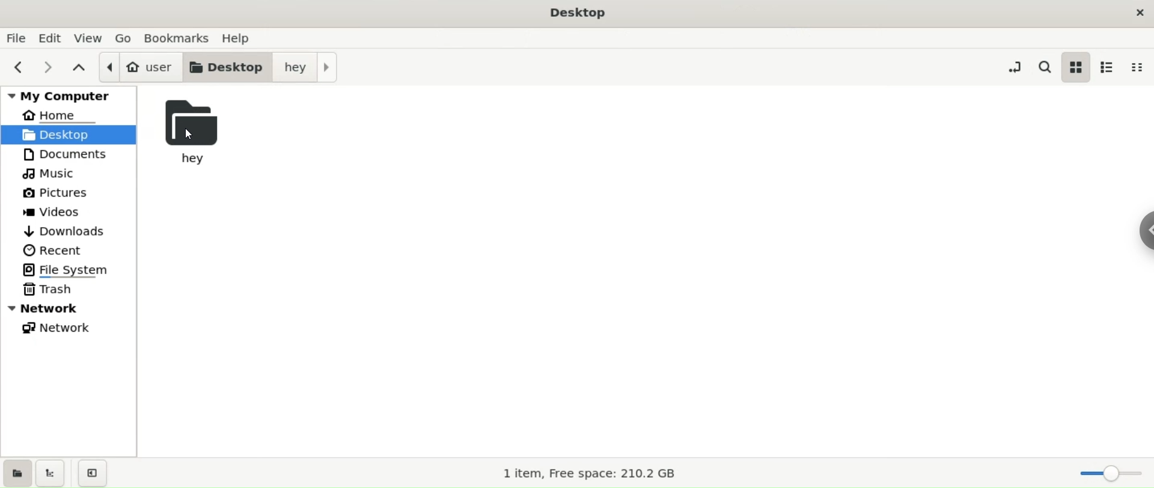  I want to click on file, so click(16, 37).